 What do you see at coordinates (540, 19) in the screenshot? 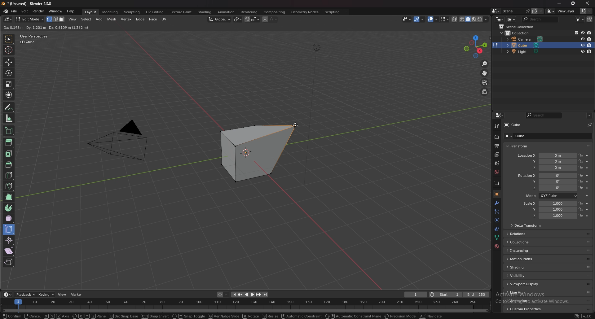
I see `search` at bounding box center [540, 19].